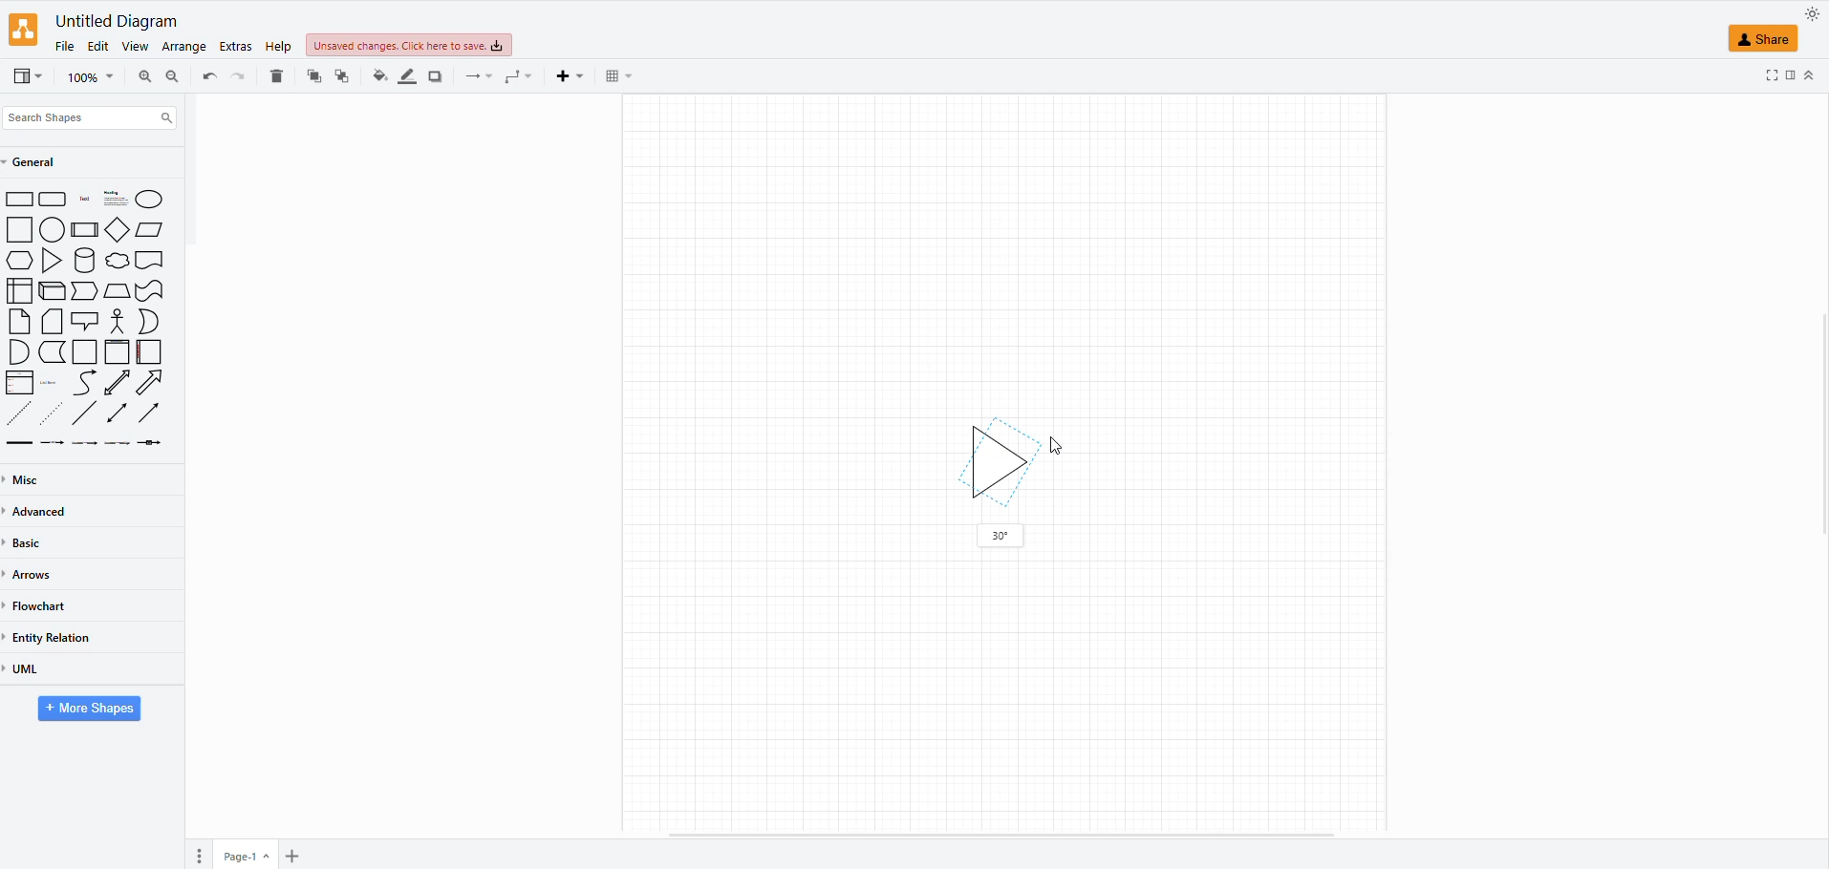 This screenshot has width=1829, height=869. I want to click on Chat Icon, so click(85, 321).